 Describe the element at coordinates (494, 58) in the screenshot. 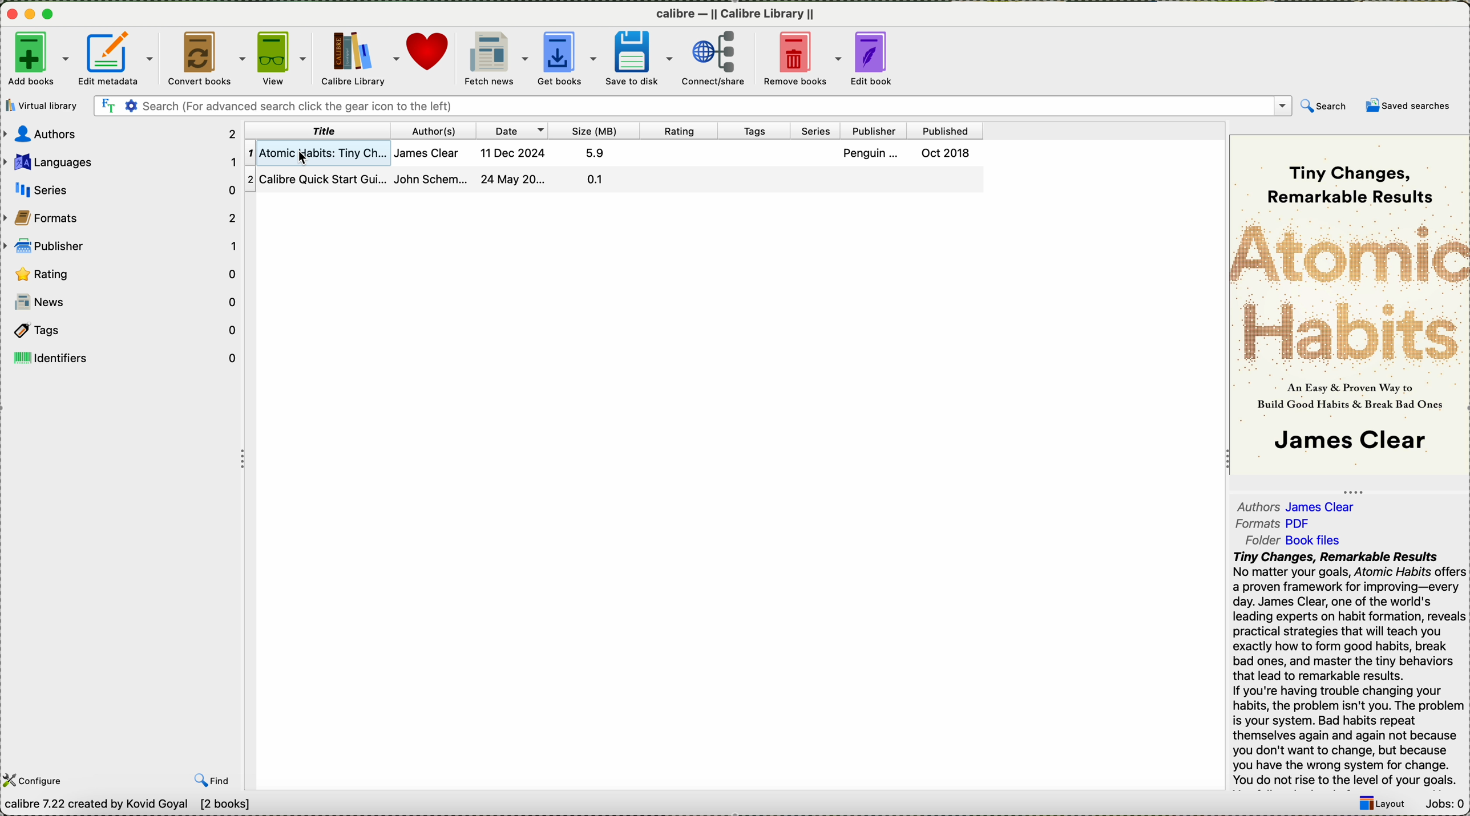

I see `fetch news` at that location.